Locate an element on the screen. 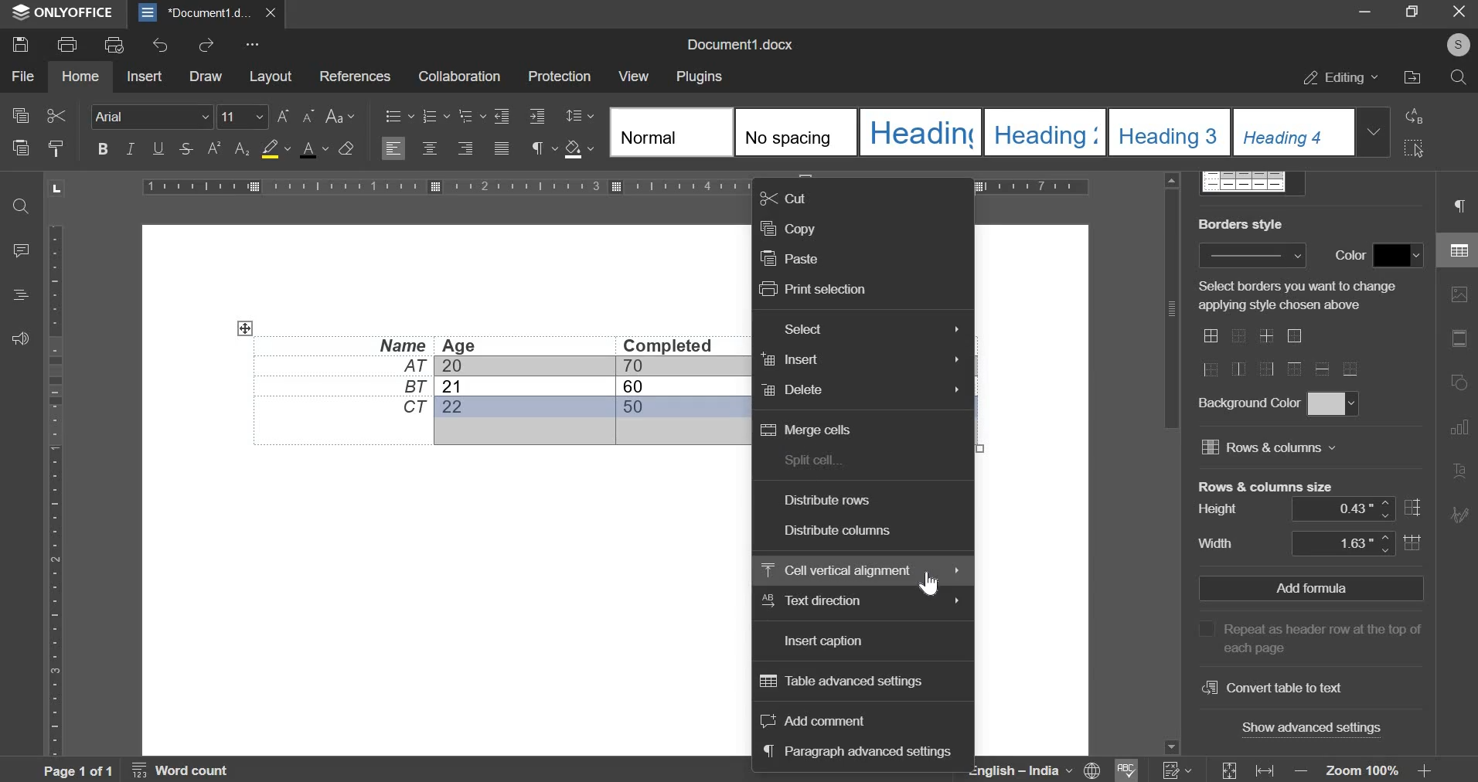 This screenshot has width=1478, height=782. font color is located at coordinates (313, 149).